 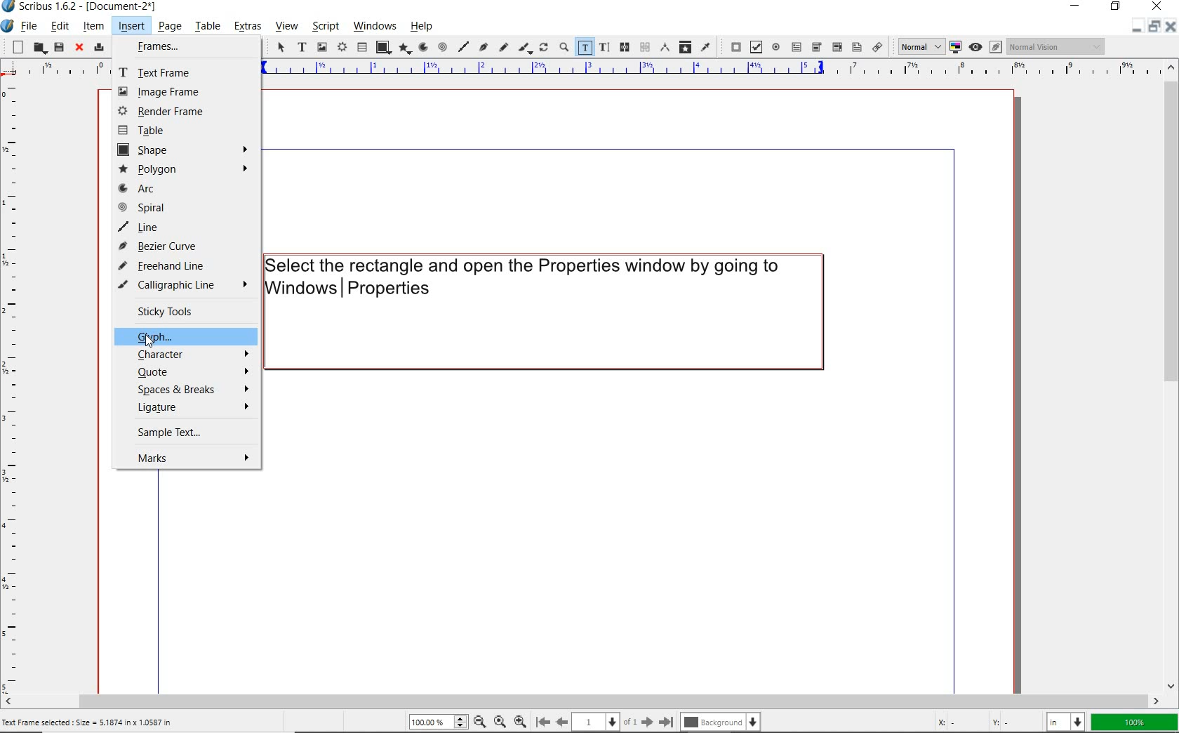 What do you see at coordinates (562, 48) in the screenshot?
I see `zoom in or zoom out` at bounding box center [562, 48].